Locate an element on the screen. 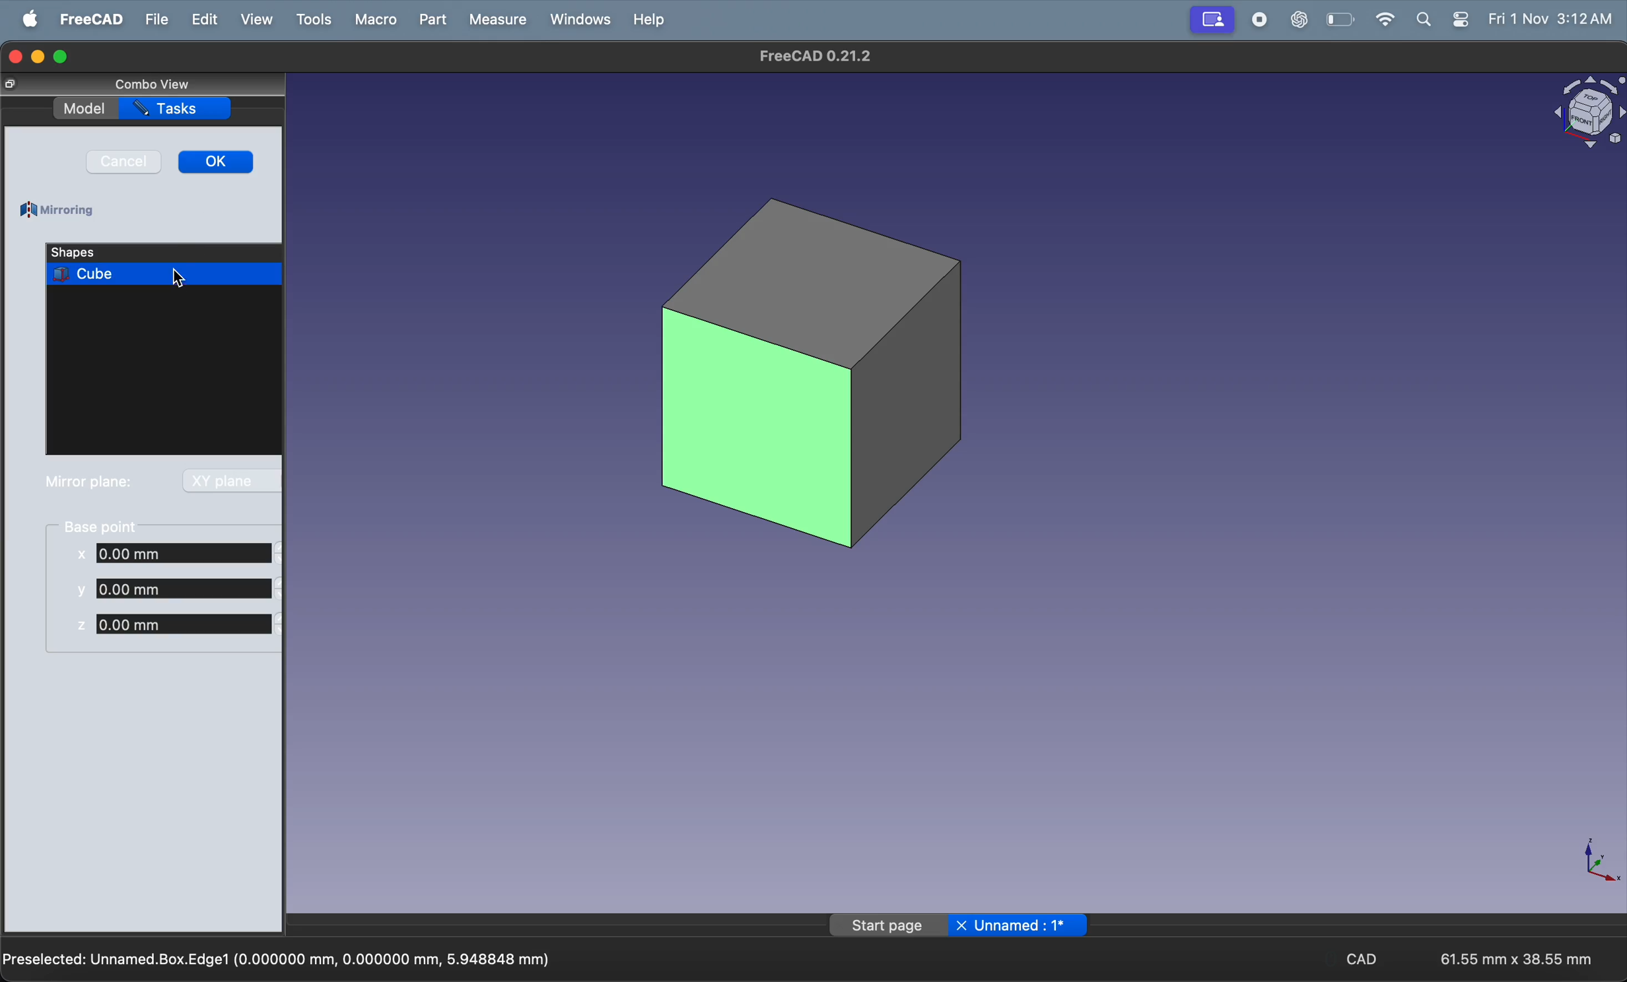 The width and height of the screenshot is (1627, 982). cursor is located at coordinates (177, 278).